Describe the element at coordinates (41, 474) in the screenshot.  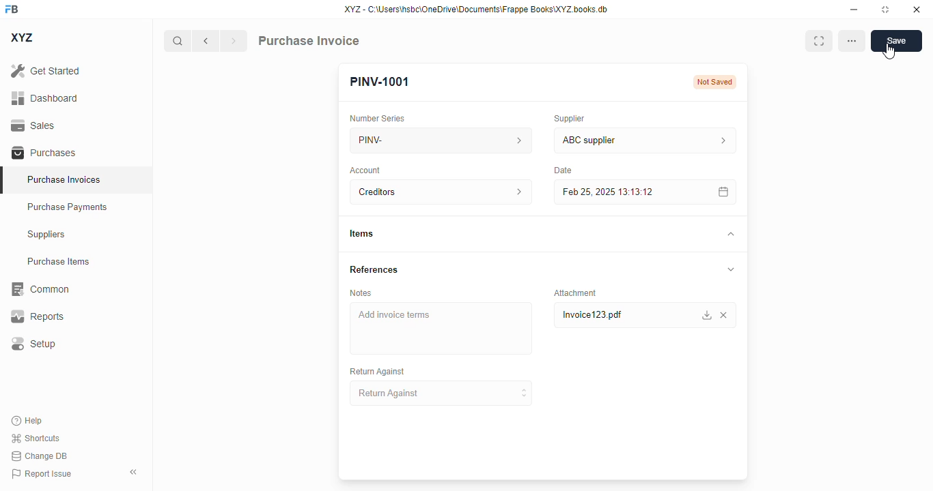
I see `report issue` at that location.